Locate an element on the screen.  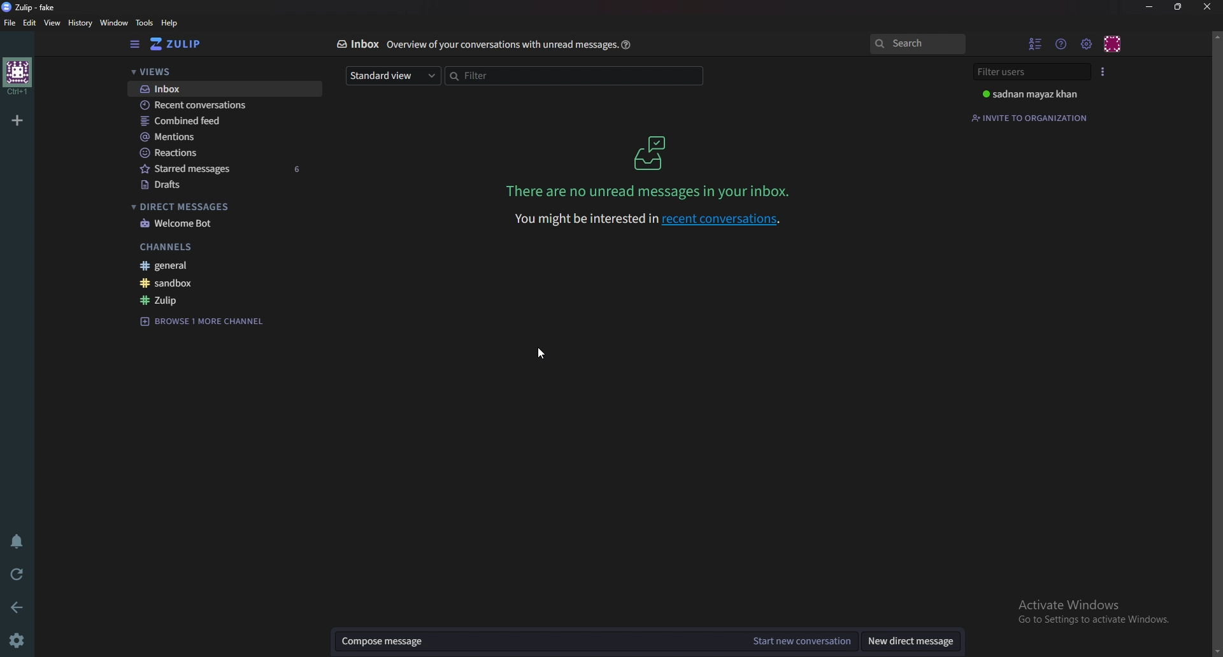
General is located at coordinates (224, 265).